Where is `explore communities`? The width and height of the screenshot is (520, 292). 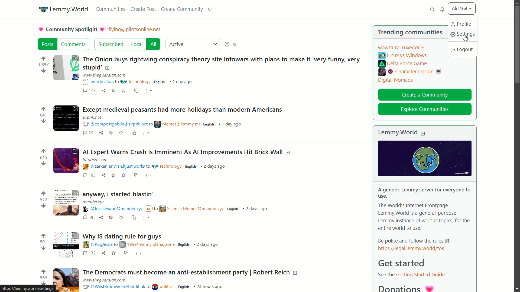
explore communities is located at coordinates (424, 109).